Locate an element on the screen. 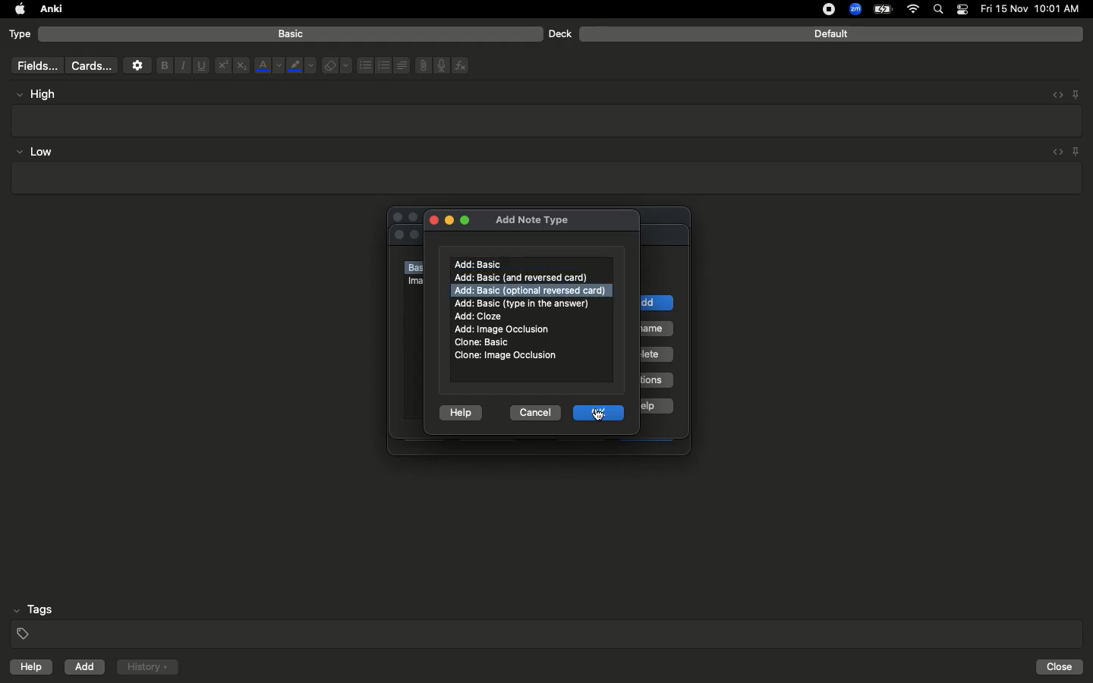 The height and width of the screenshot is (683, 1093). apple logo is located at coordinates (16, 9).